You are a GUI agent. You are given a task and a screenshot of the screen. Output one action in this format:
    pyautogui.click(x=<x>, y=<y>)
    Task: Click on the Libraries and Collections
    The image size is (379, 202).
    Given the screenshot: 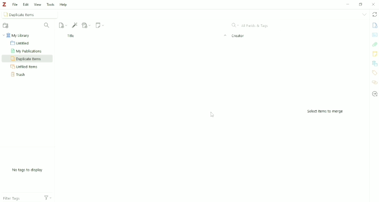 What is the action you would take?
    pyautogui.click(x=375, y=63)
    